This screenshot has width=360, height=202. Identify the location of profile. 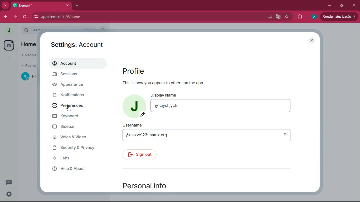
(140, 71).